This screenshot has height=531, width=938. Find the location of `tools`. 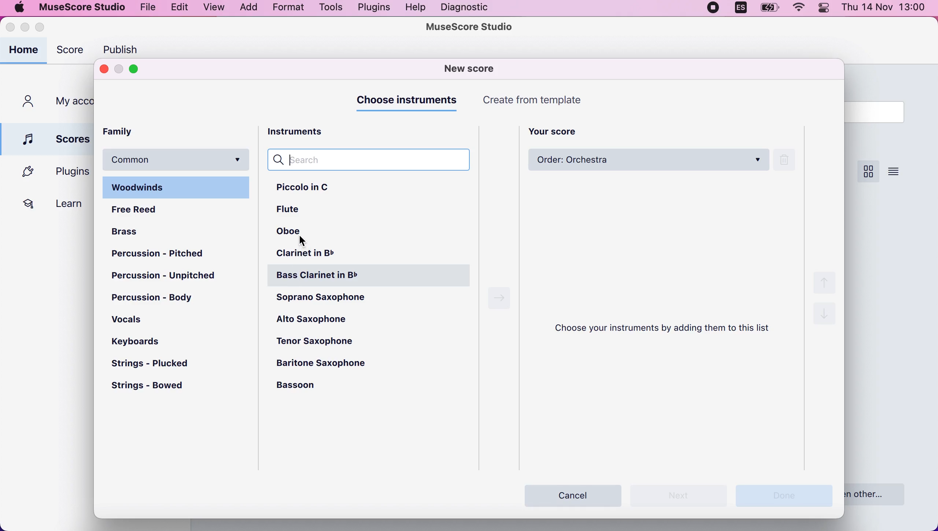

tools is located at coordinates (332, 8).